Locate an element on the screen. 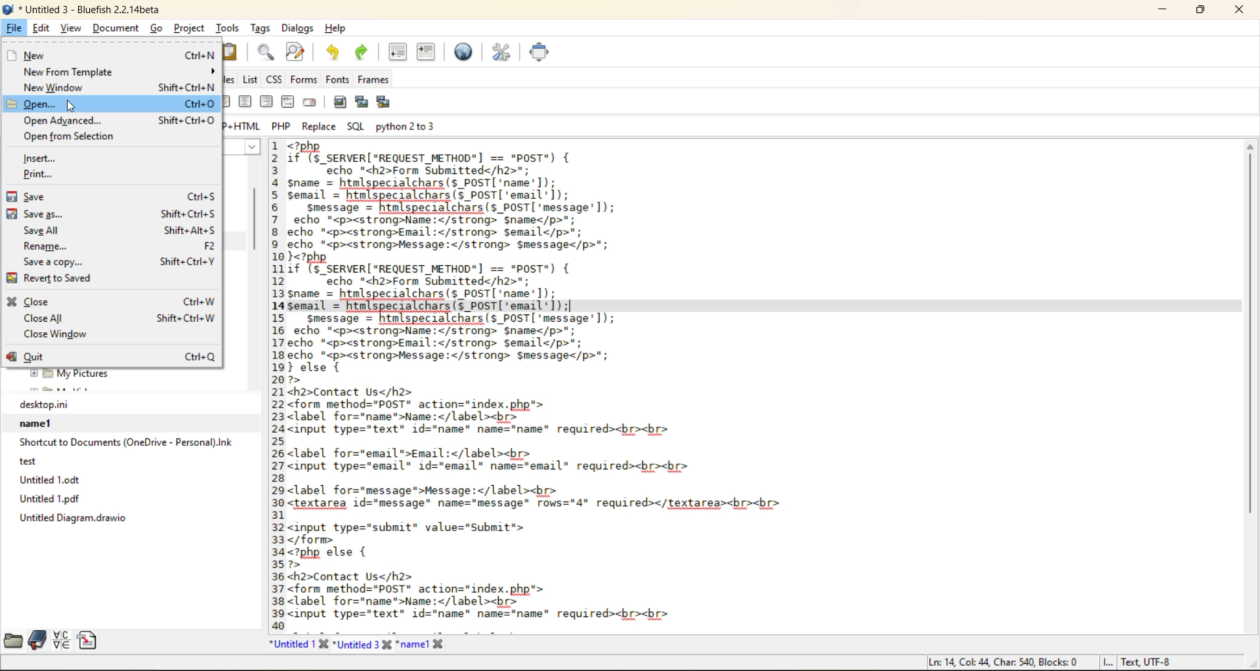 The image size is (1260, 671). save a copy is located at coordinates (120, 261).